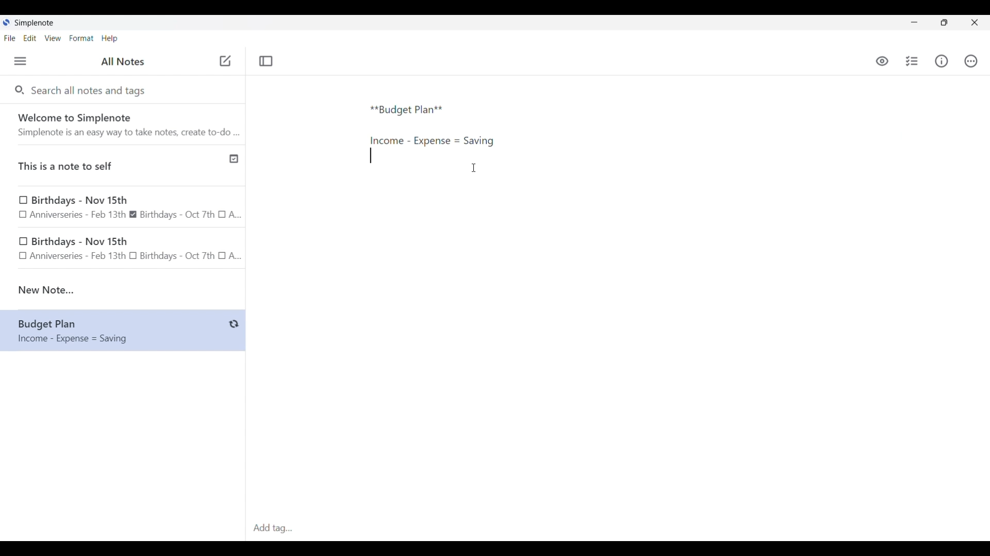 This screenshot has width=990, height=556. What do you see at coordinates (109, 38) in the screenshot?
I see `Help menu` at bounding box center [109, 38].